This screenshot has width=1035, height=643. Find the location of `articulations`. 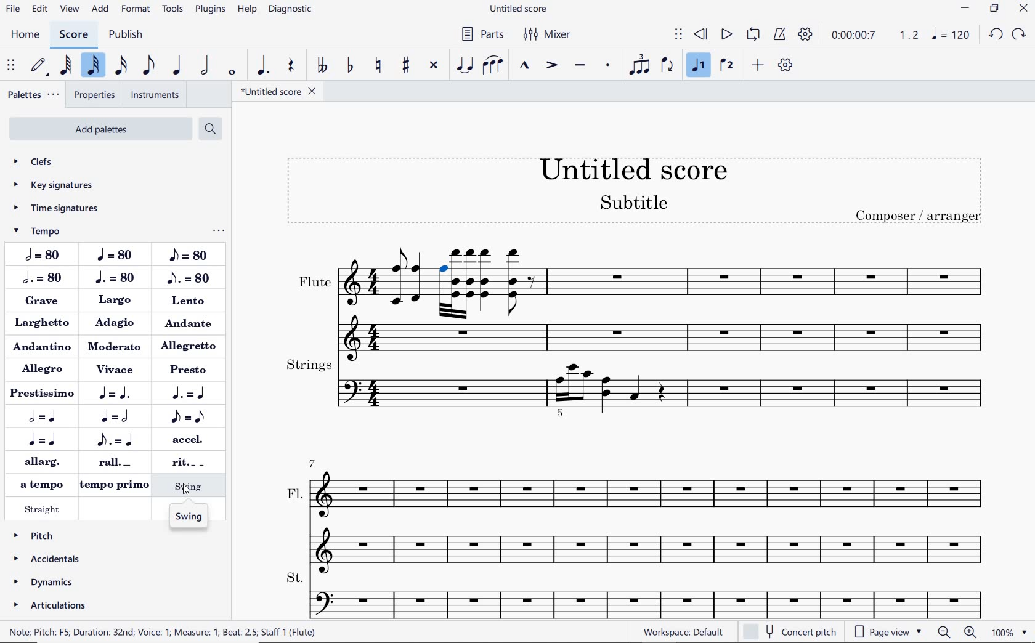

articulations is located at coordinates (49, 605).